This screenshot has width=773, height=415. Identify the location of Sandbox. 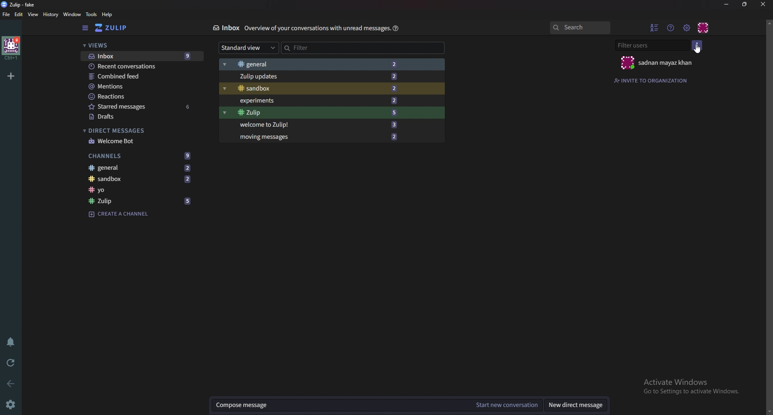
(318, 88).